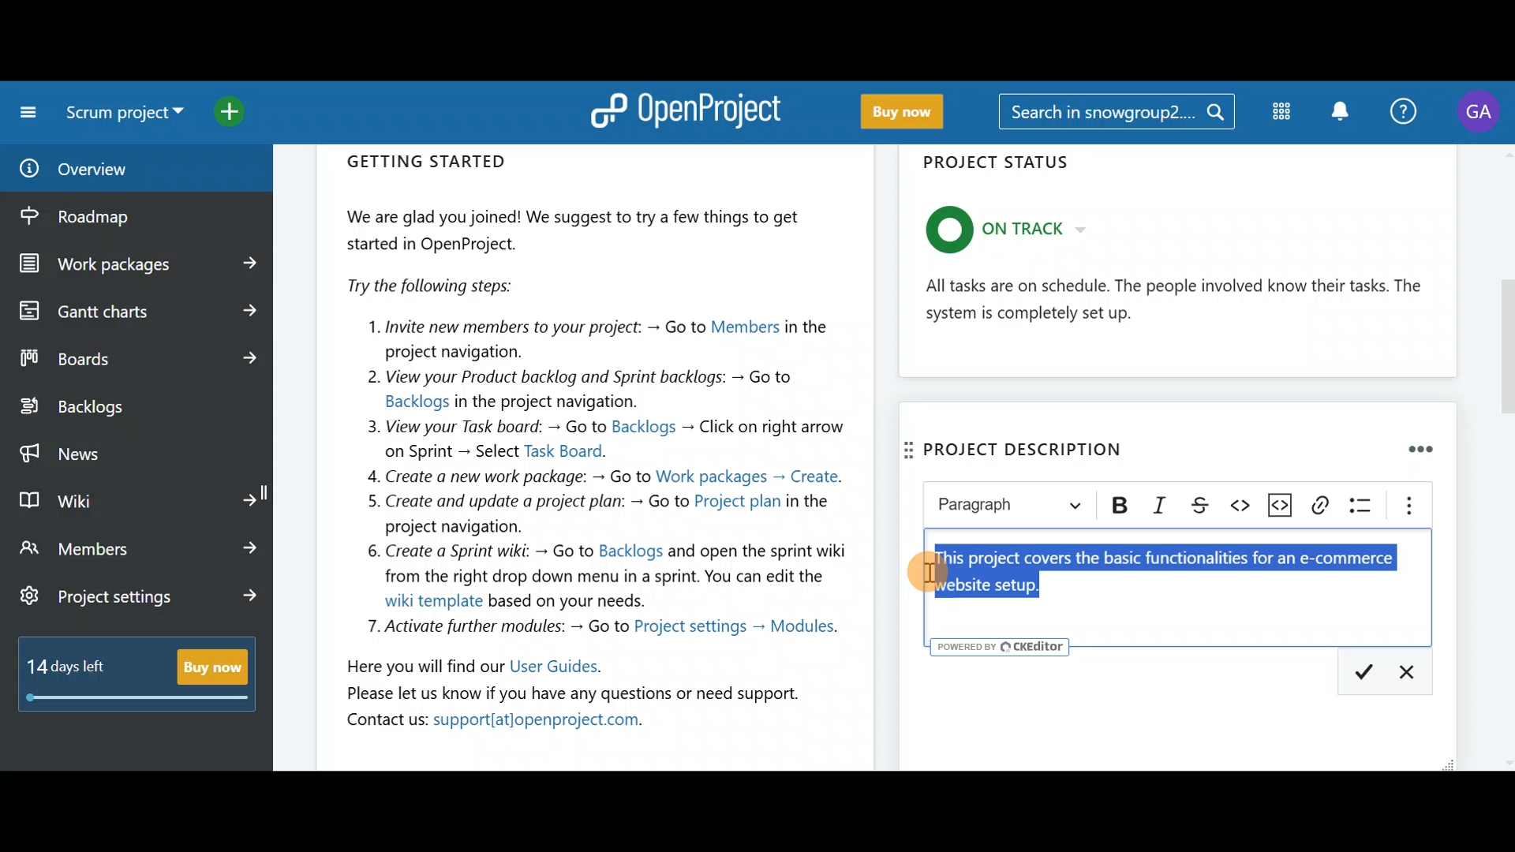 The image size is (1515, 852). What do you see at coordinates (137, 358) in the screenshot?
I see `Boards` at bounding box center [137, 358].